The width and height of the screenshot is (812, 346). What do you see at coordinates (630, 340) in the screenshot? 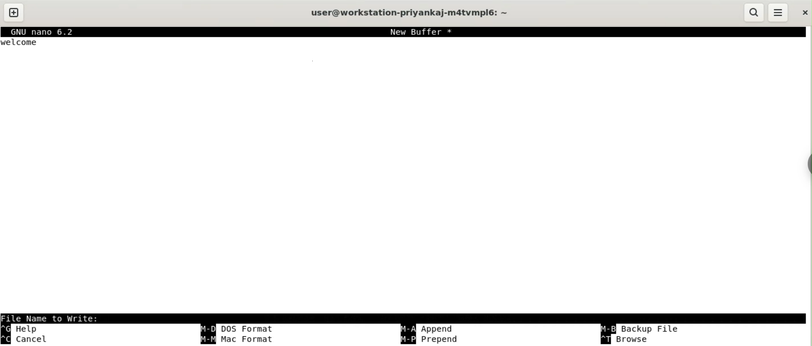
I see `browse` at bounding box center [630, 340].